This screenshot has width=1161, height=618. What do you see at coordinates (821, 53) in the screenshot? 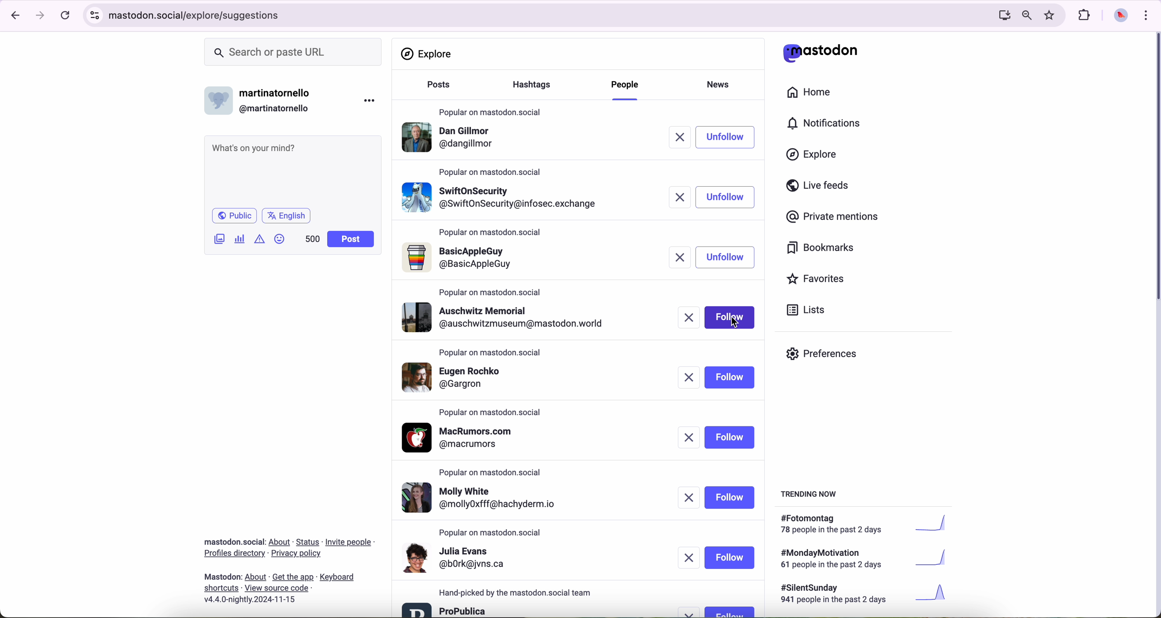
I see `matodon logo` at bounding box center [821, 53].